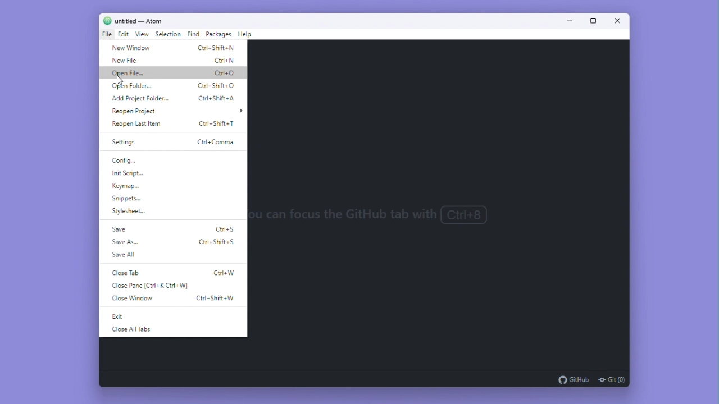  Describe the element at coordinates (175, 74) in the screenshot. I see `Open file ctrl+O` at that location.